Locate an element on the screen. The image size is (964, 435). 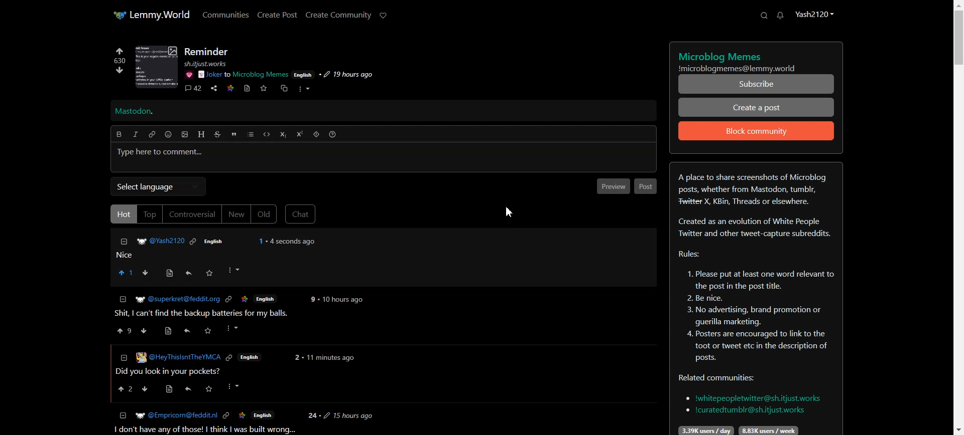
Spoiler is located at coordinates (316, 134).